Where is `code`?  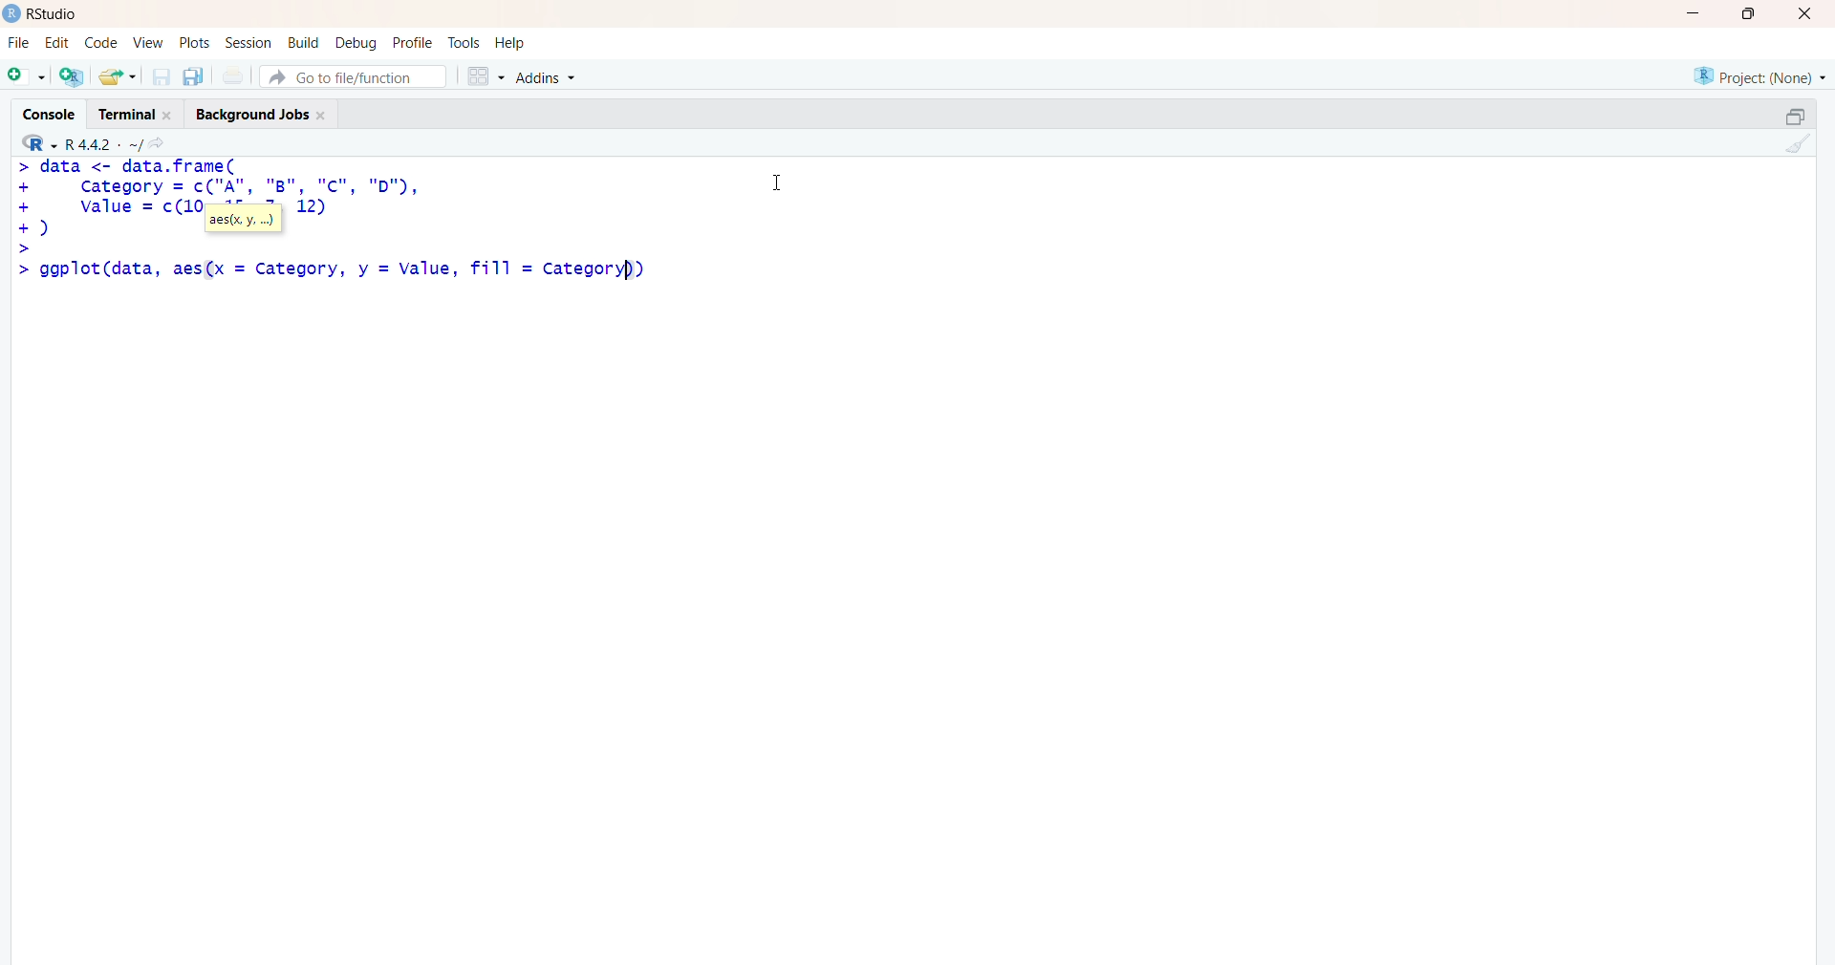 code is located at coordinates (100, 43).